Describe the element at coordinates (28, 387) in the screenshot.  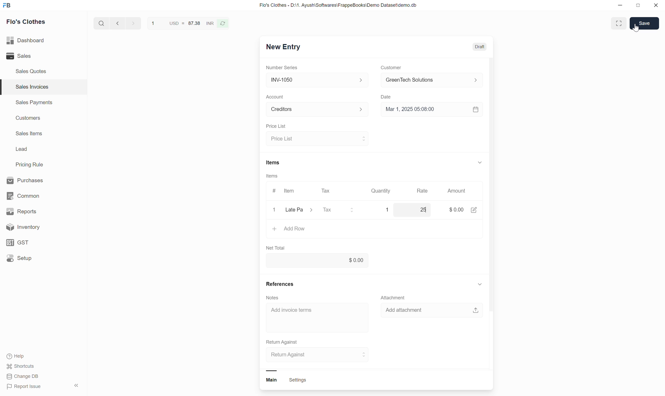
I see `Report Issue ` at that location.